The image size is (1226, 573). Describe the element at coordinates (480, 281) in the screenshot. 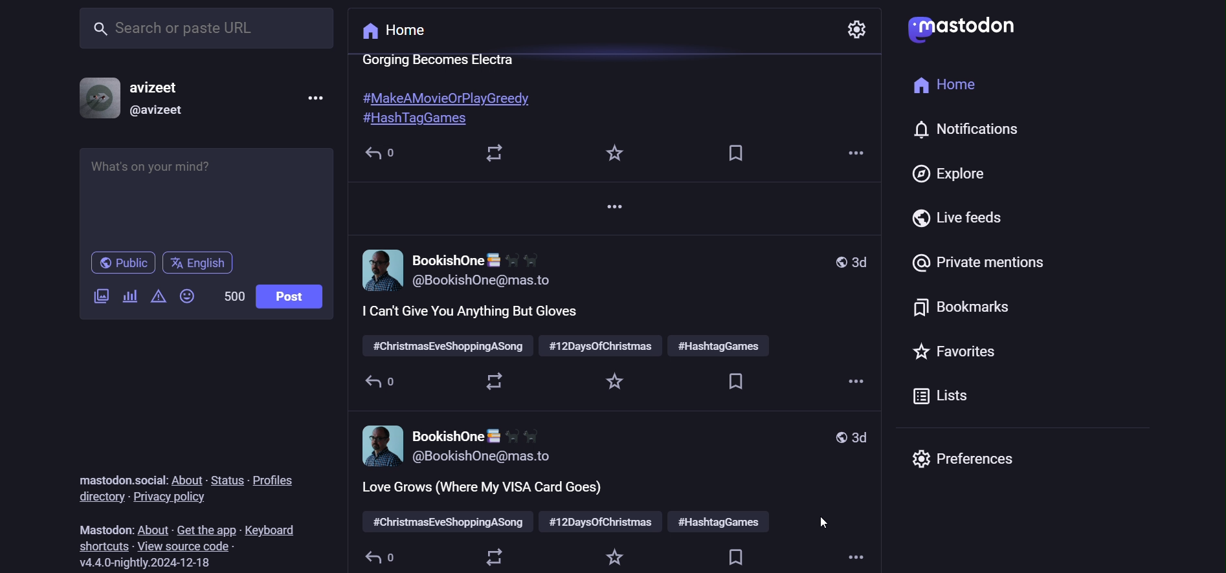

I see `(@BookishOne@mas.to` at that location.